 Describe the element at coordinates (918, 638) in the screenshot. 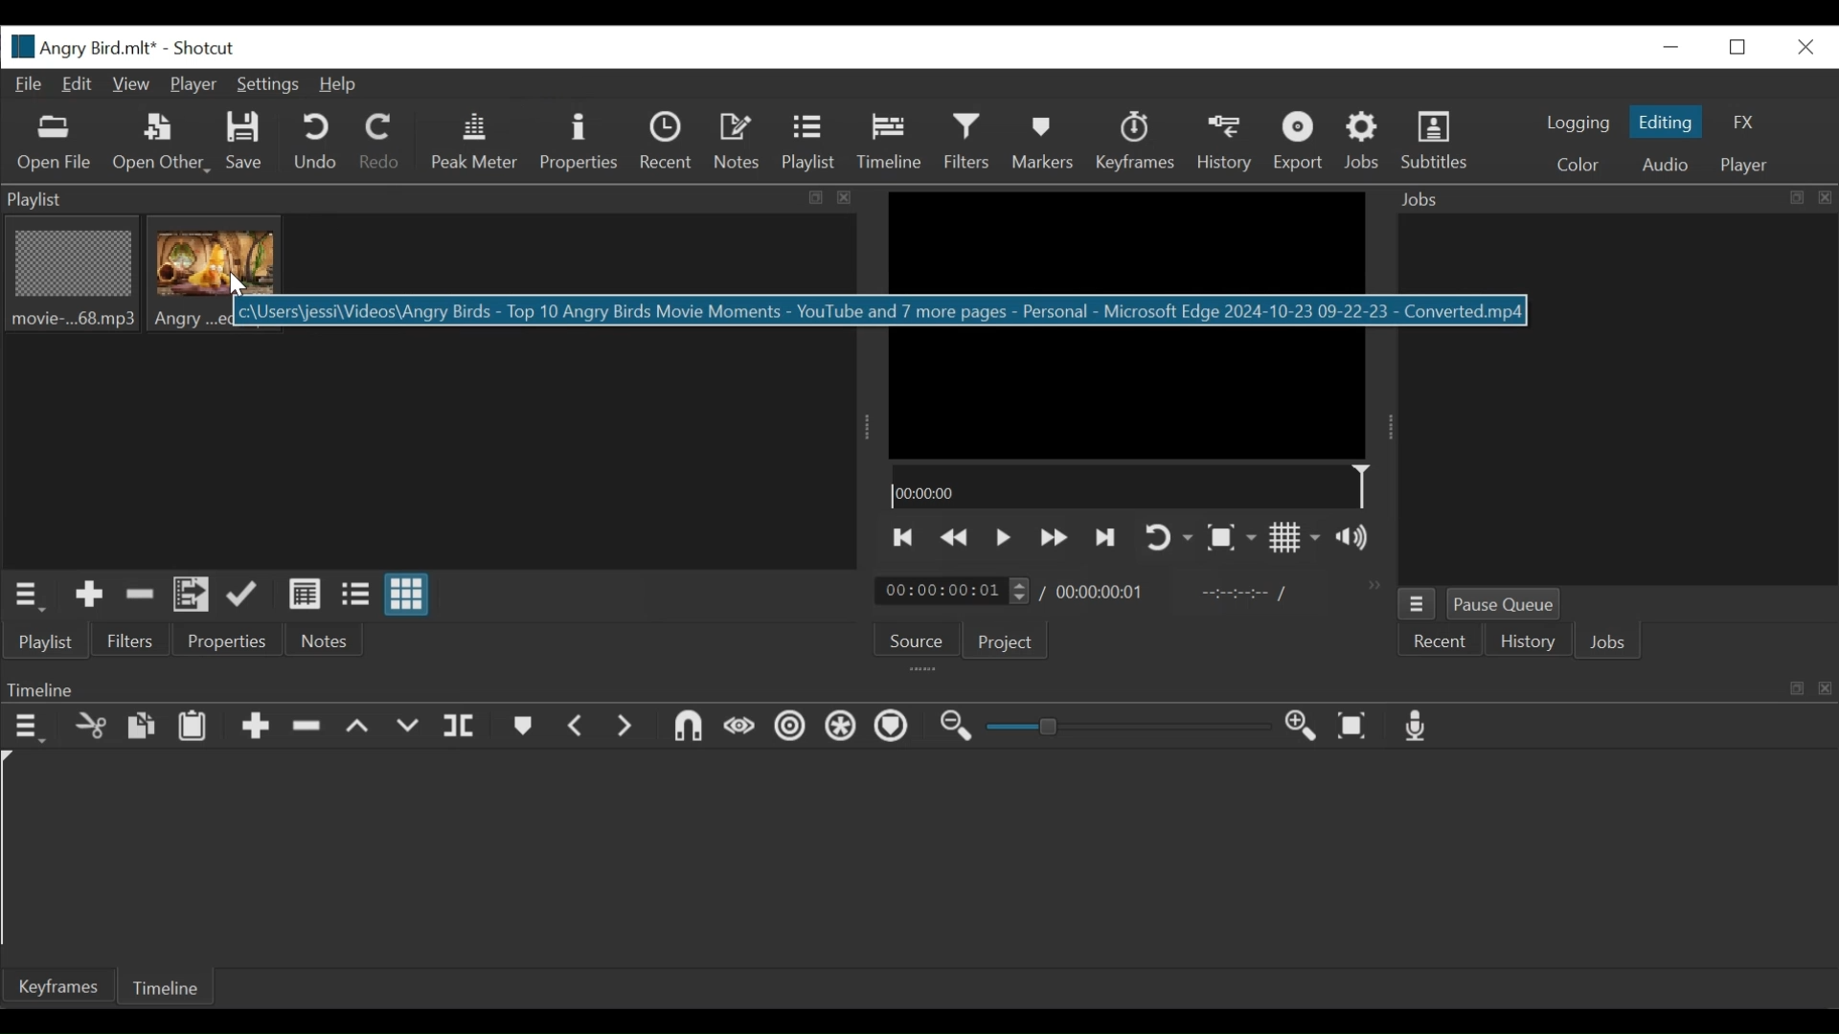

I see `Source` at that location.